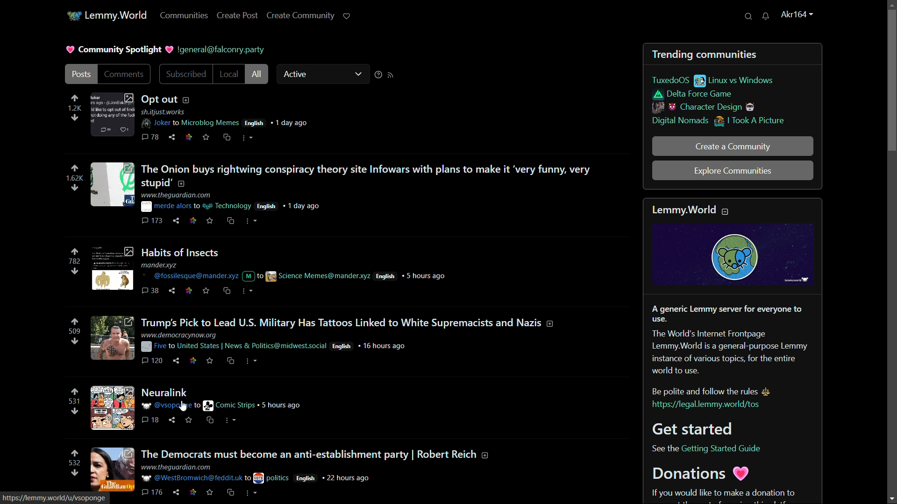 The image size is (897, 504). What do you see at coordinates (206, 138) in the screenshot?
I see `save` at bounding box center [206, 138].